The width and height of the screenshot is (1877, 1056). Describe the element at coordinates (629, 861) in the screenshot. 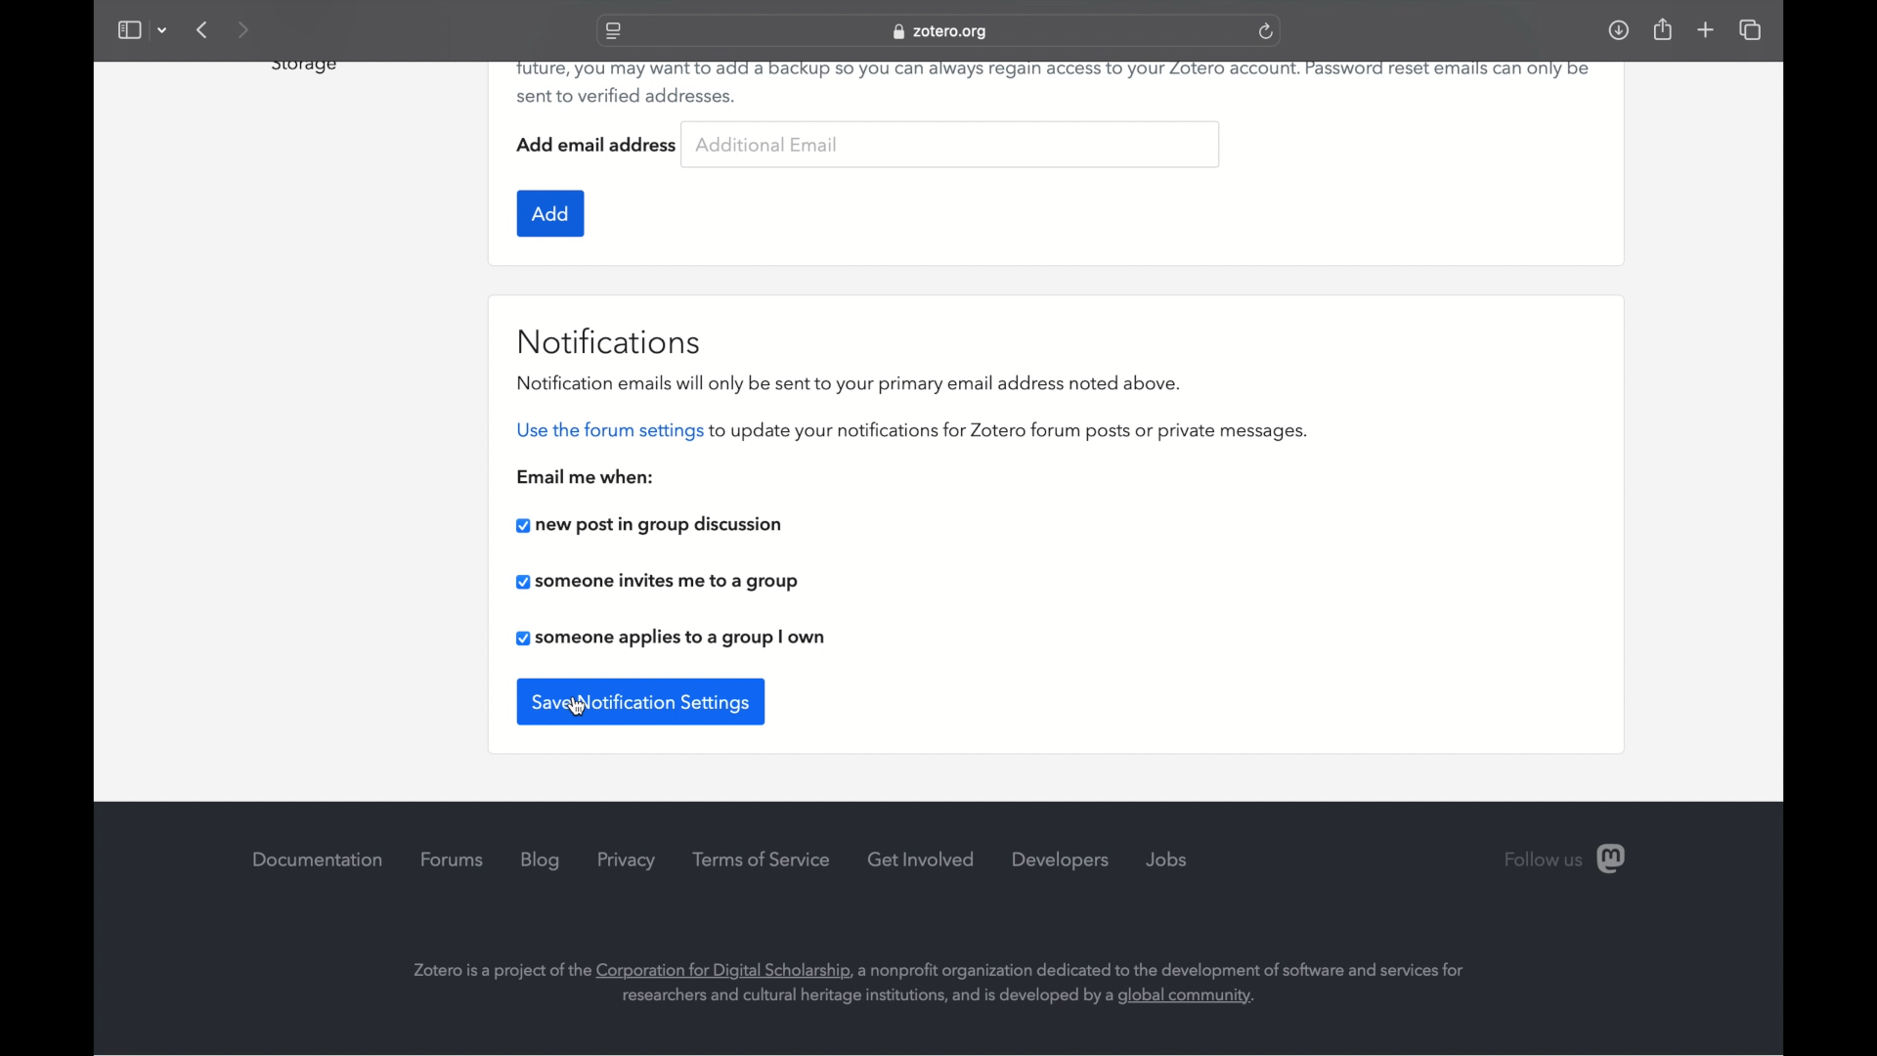

I see `privacy` at that location.